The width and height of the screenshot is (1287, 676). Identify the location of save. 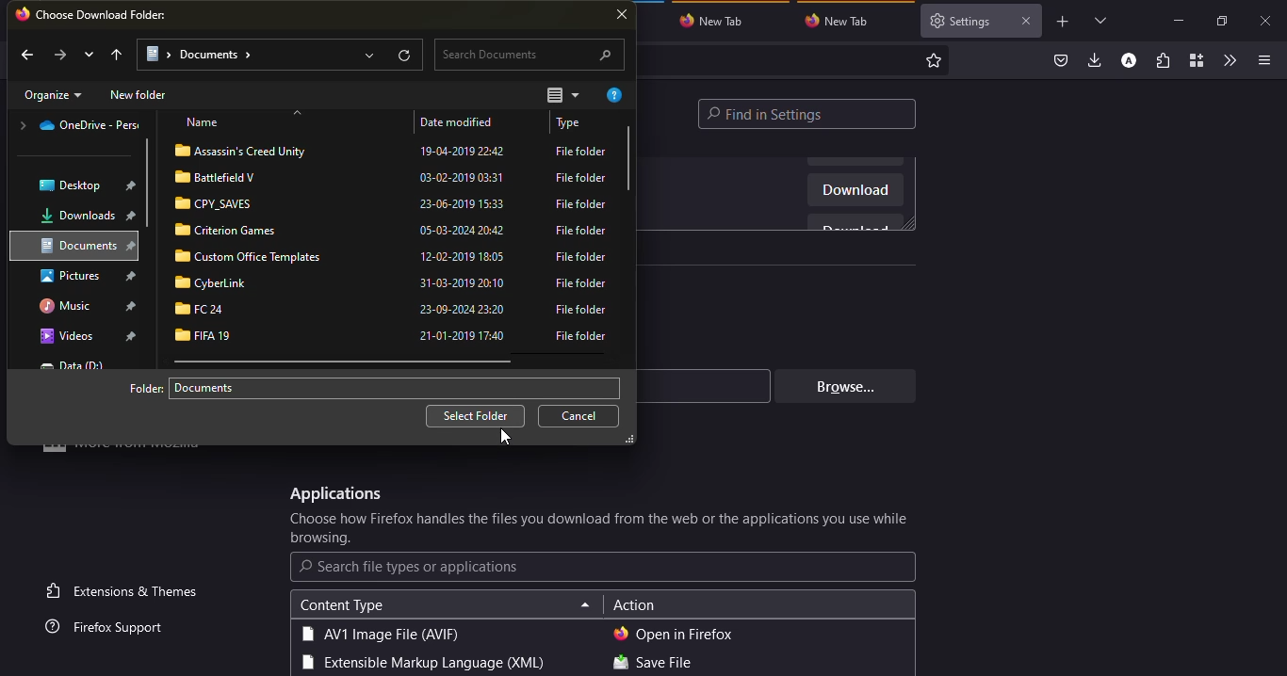
(652, 664).